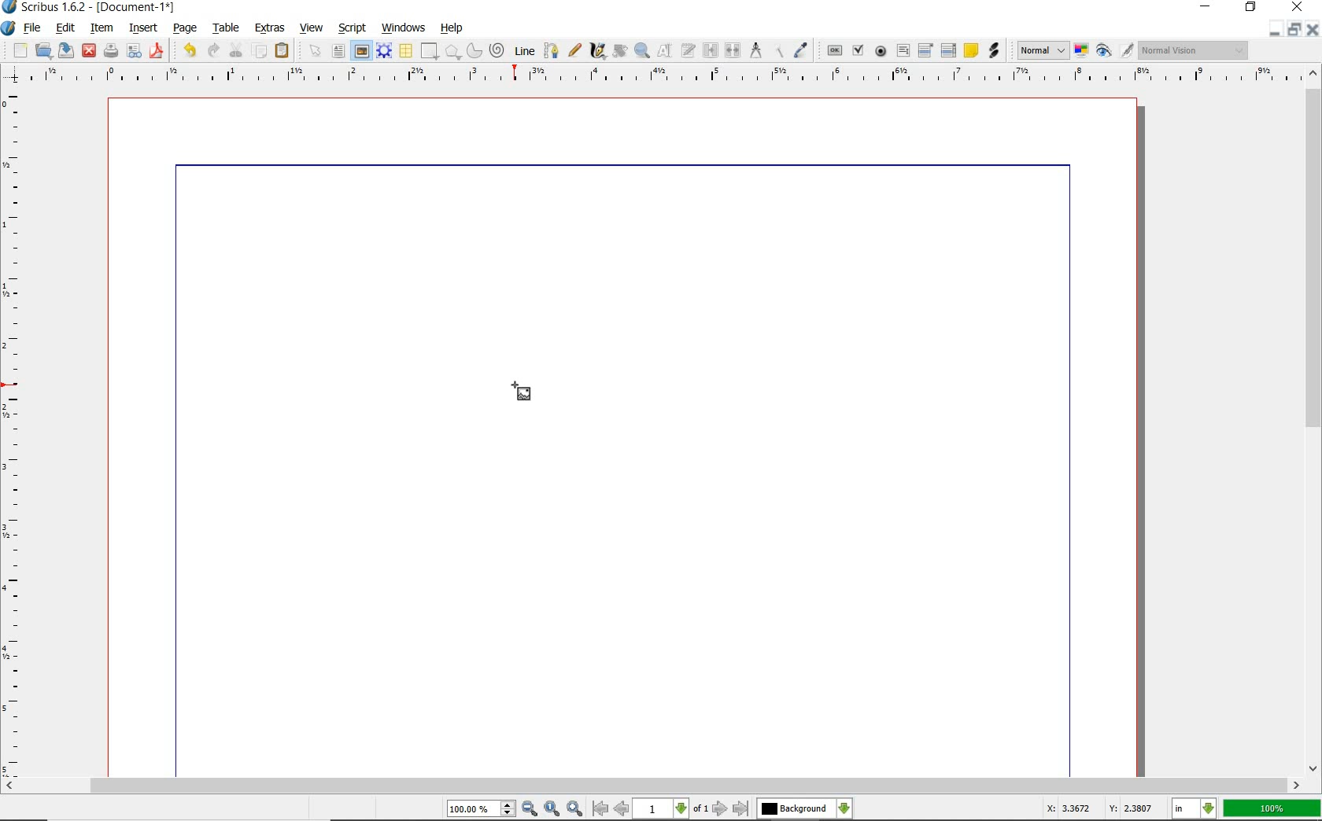  Describe the element at coordinates (1272, 808) in the screenshot. I see `zoom factor 100%` at that location.